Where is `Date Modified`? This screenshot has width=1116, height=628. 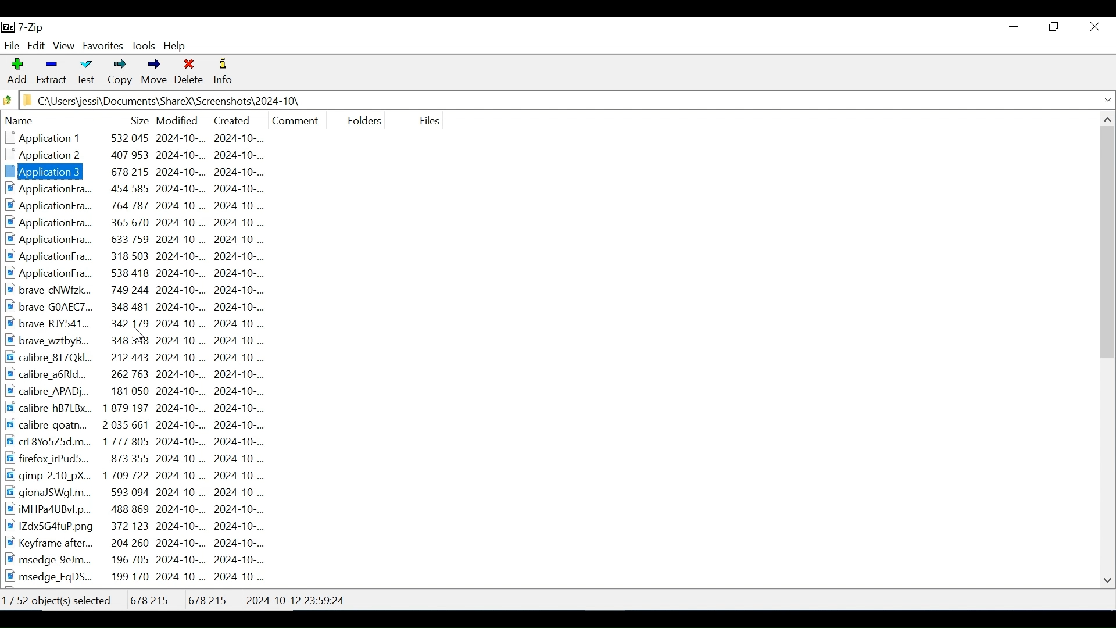
Date Modified is located at coordinates (177, 119).